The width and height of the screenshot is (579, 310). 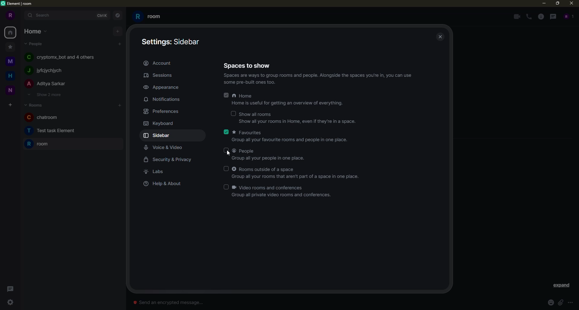 What do you see at coordinates (560, 302) in the screenshot?
I see `attach` at bounding box center [560, 302].